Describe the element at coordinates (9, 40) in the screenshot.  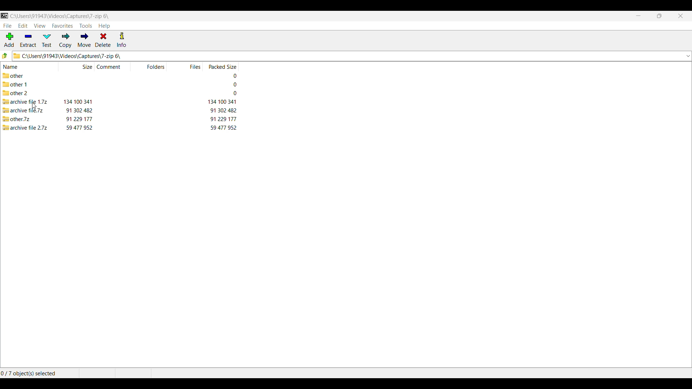
I see `Add` at that location.